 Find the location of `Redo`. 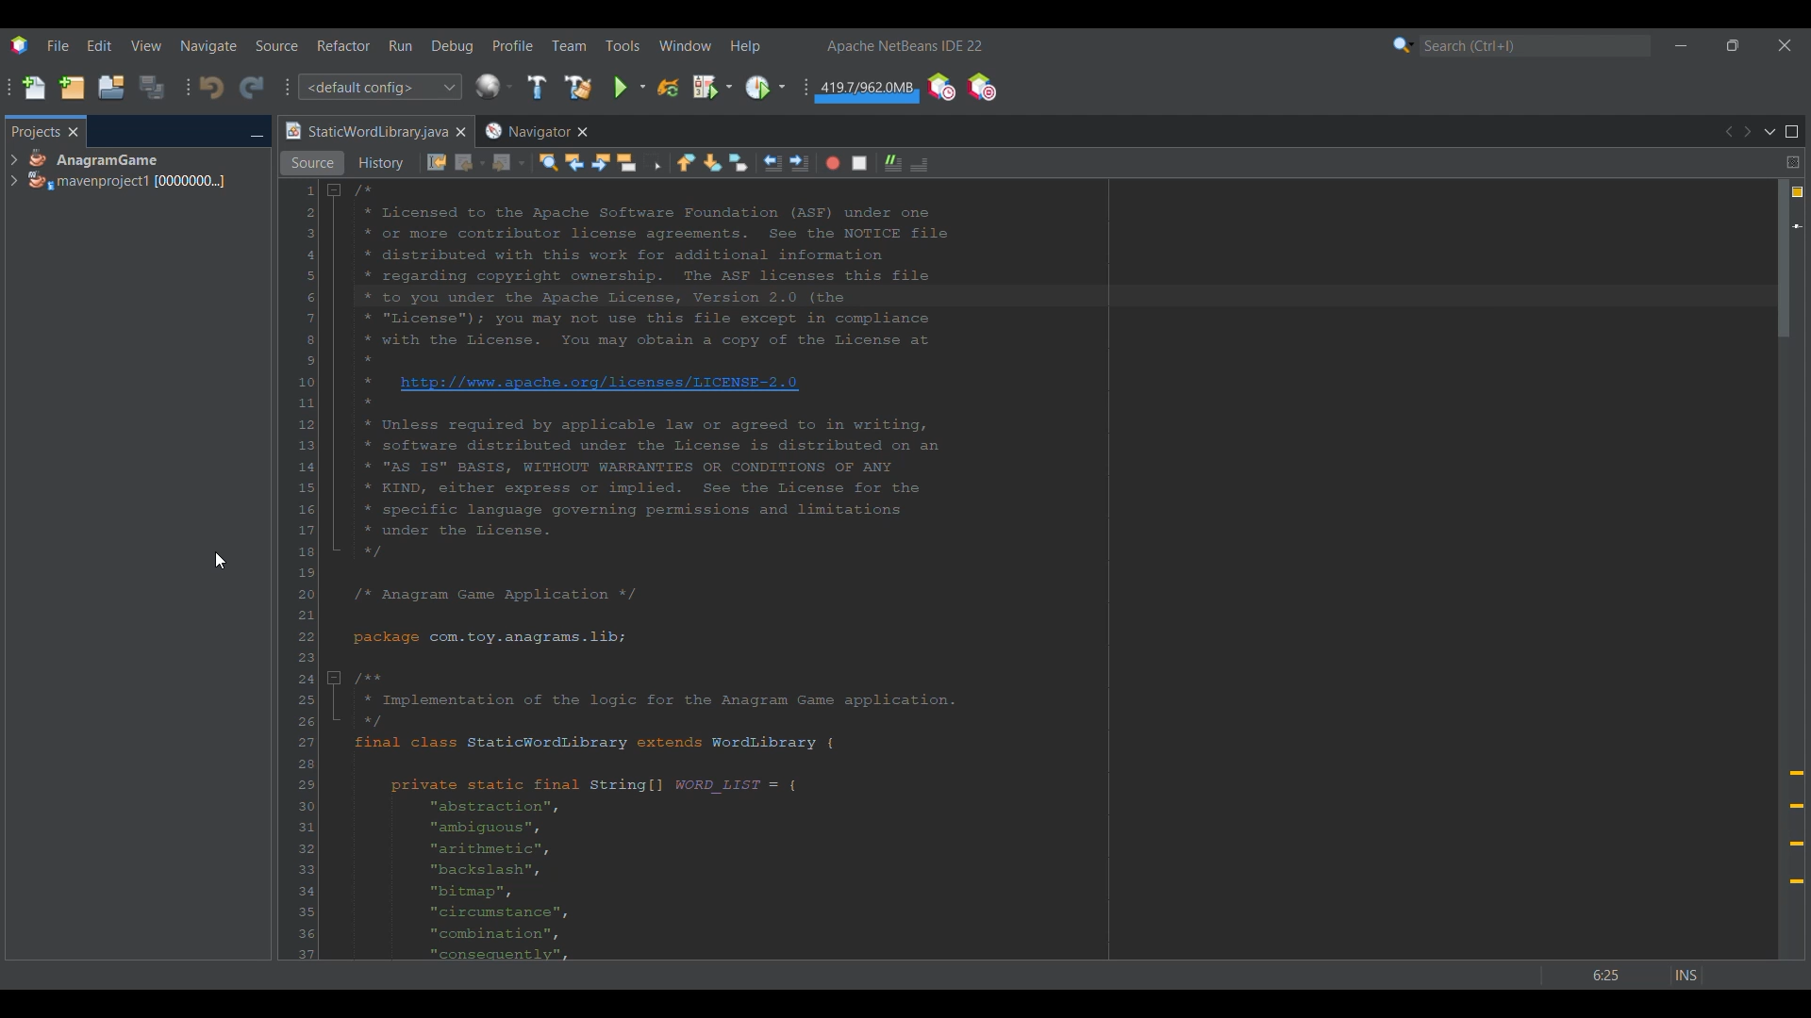

Redo is located at coordinates (252, 87).